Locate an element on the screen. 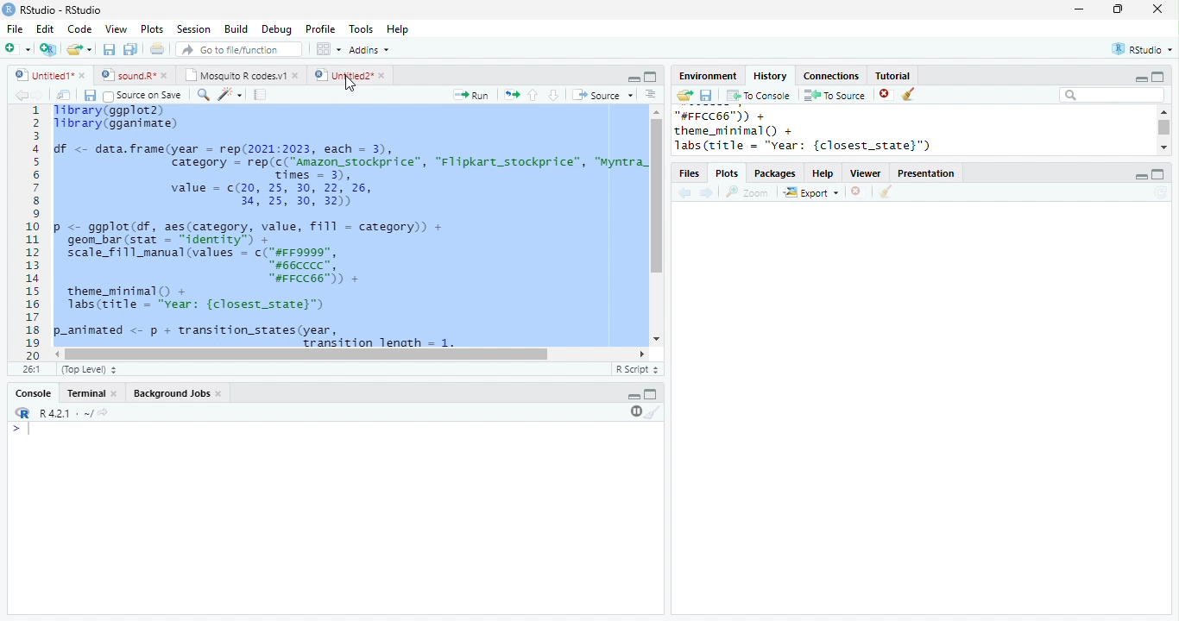 The width and height of the screenshot is (1179, 621). Connections is located at coordinates (833, 76).